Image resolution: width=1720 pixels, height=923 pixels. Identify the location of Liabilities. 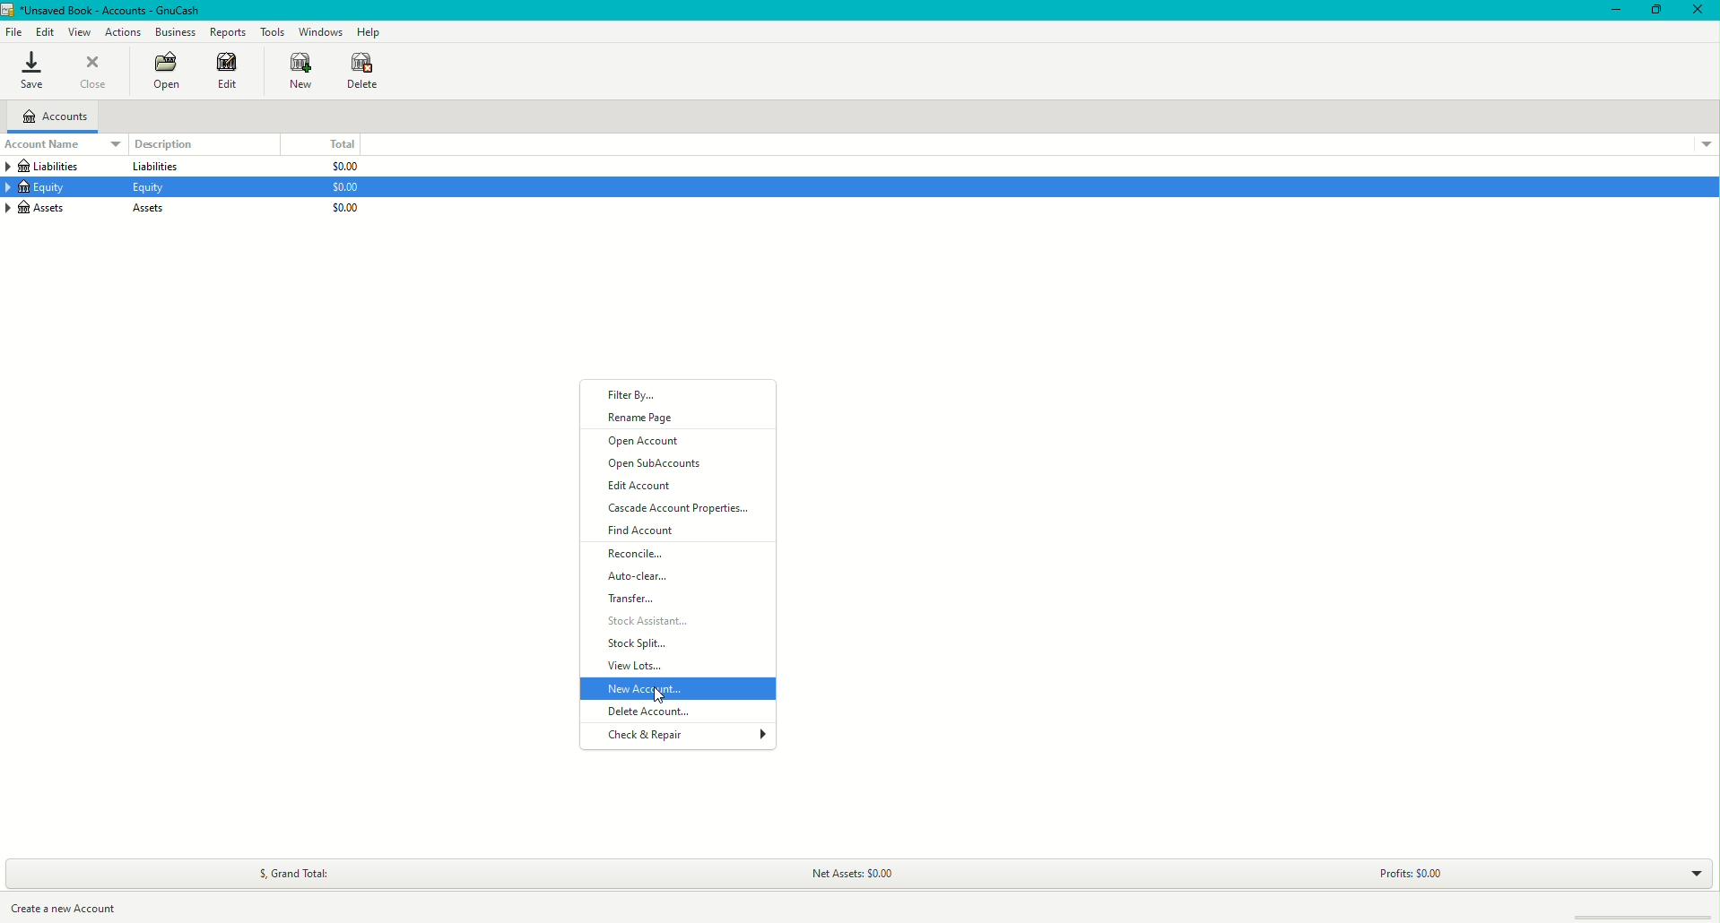
(52, 167).